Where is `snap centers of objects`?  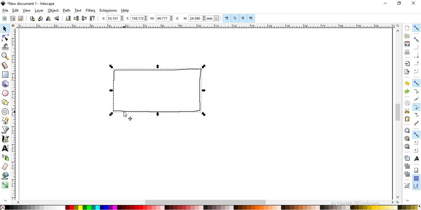
snap centers of objects is located at coordinates (416, 142).